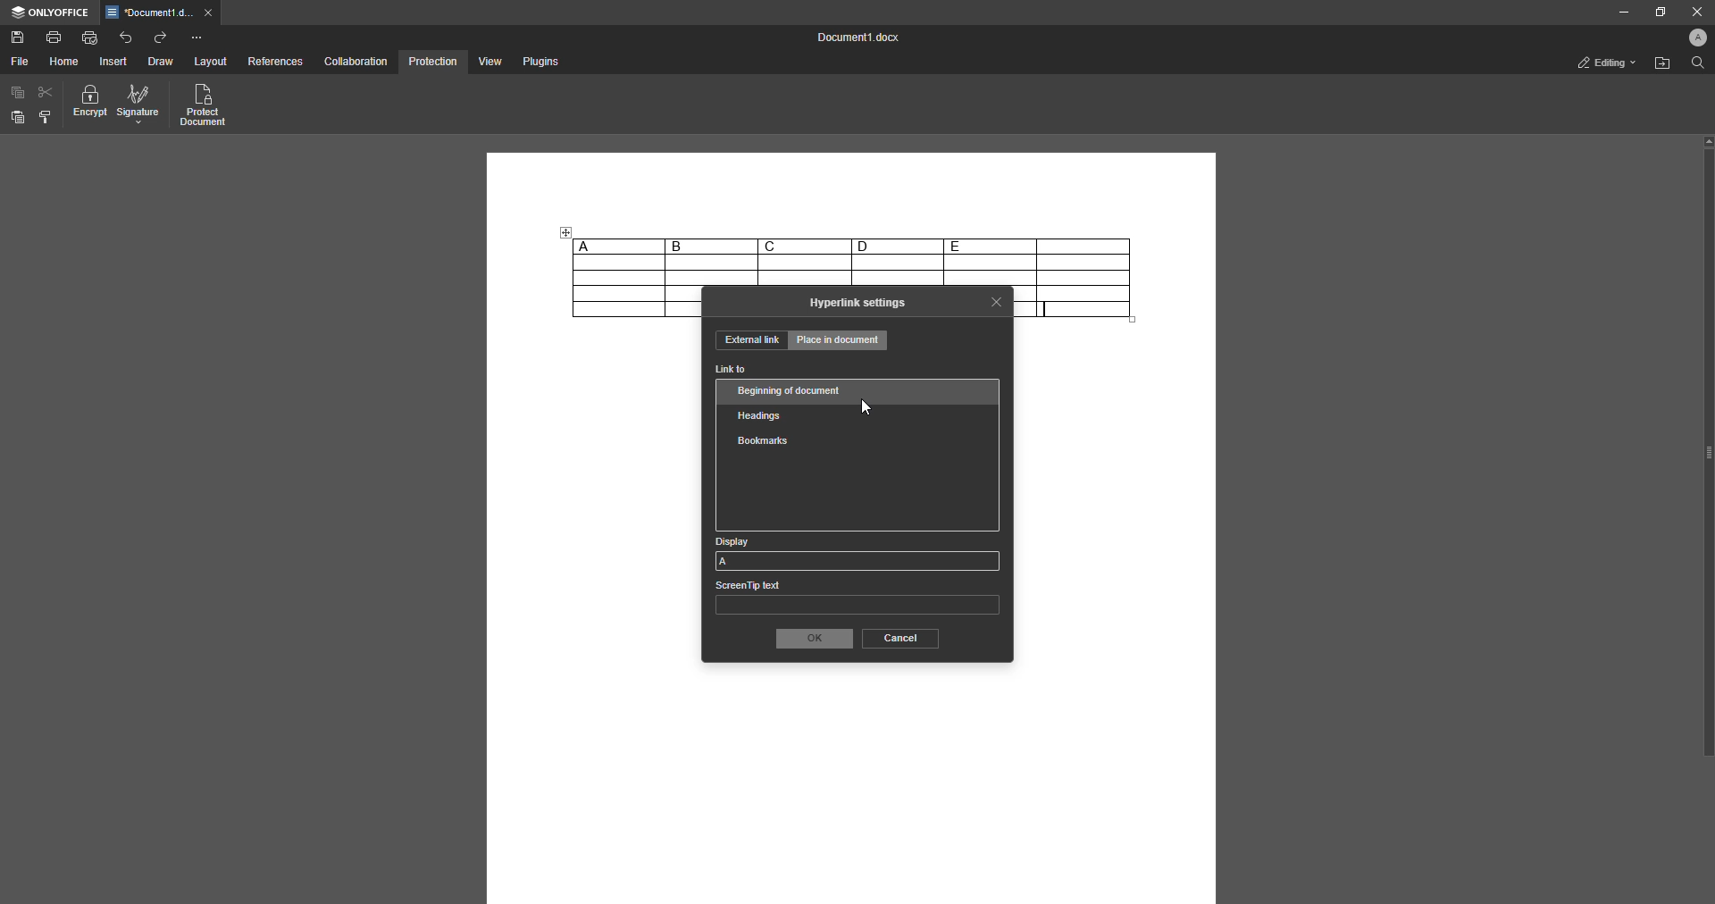 This screenshot has height=904, width=1715. What do you see at coordinates (46, 91) in the screenshot?
I see `Cut` at bounding box center [46, 91].